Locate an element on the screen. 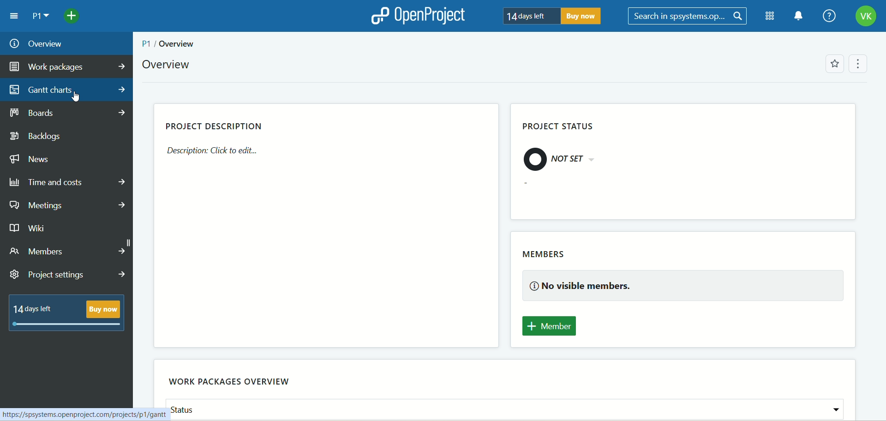  project settings is located at coordinates (69, 275).